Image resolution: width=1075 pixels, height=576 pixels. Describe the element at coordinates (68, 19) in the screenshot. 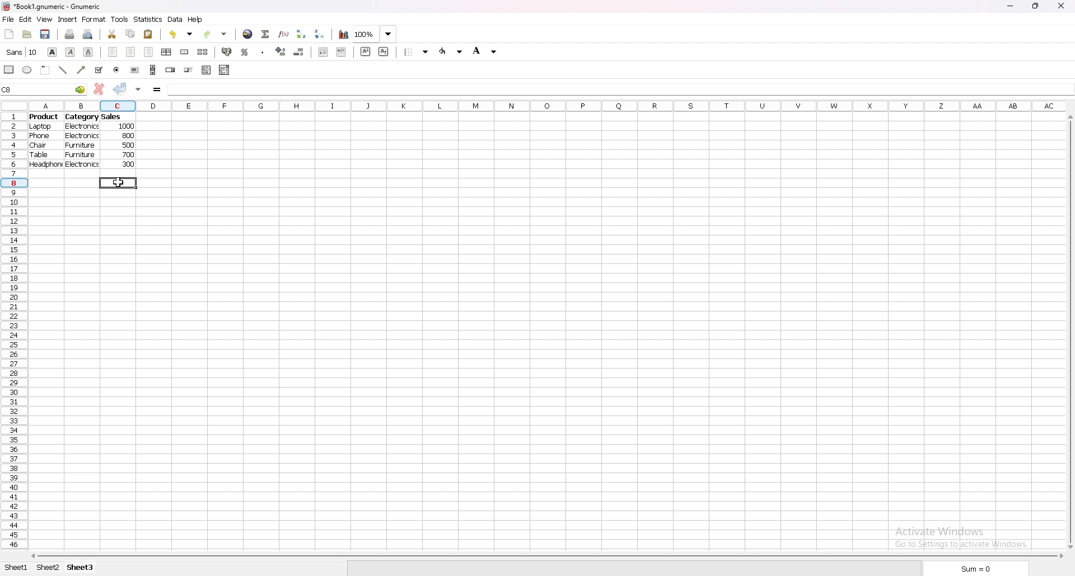

I see `insert` at that location.